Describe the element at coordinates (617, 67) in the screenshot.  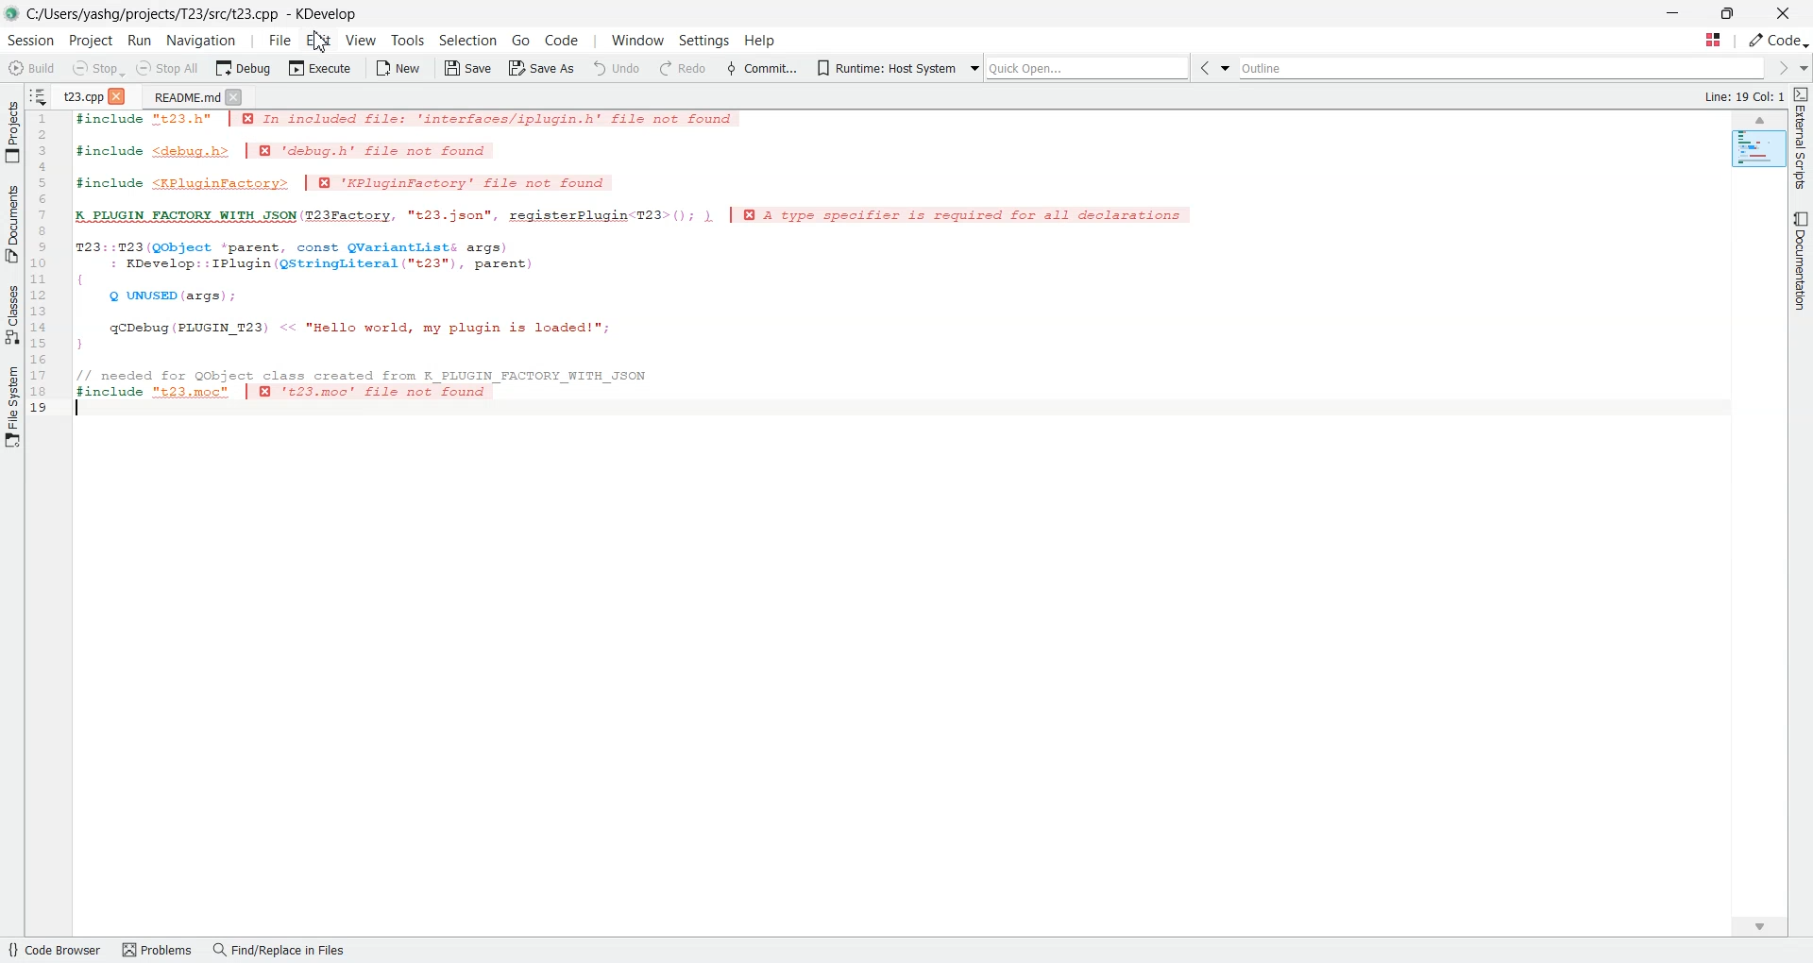
I see `Undo` at that location.